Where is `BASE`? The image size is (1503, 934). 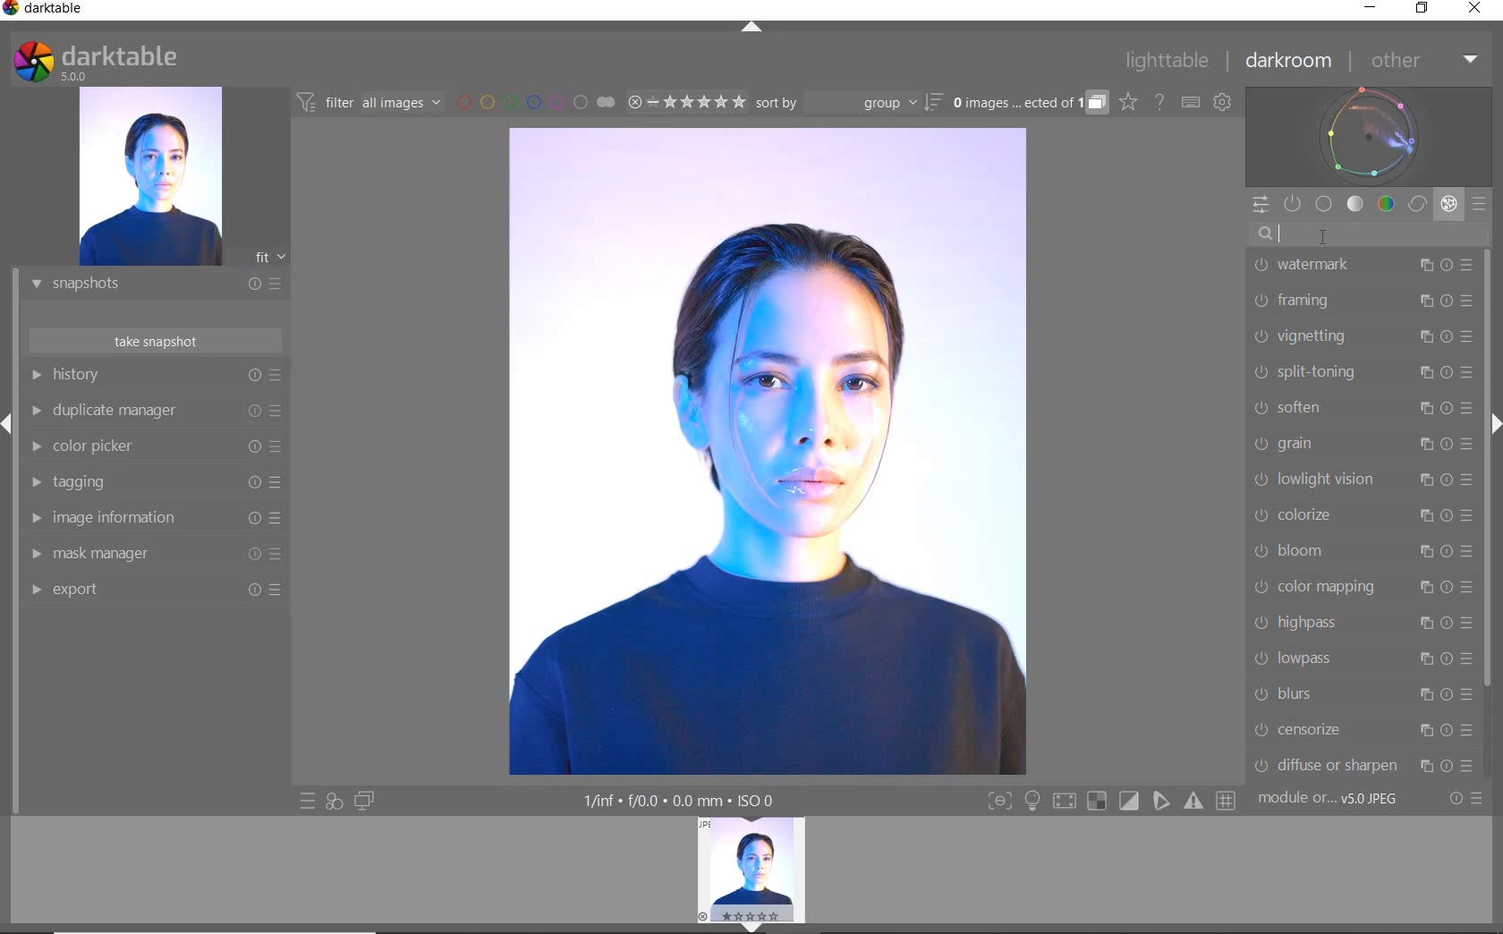
BASE is located at coordinates (1324, 204).